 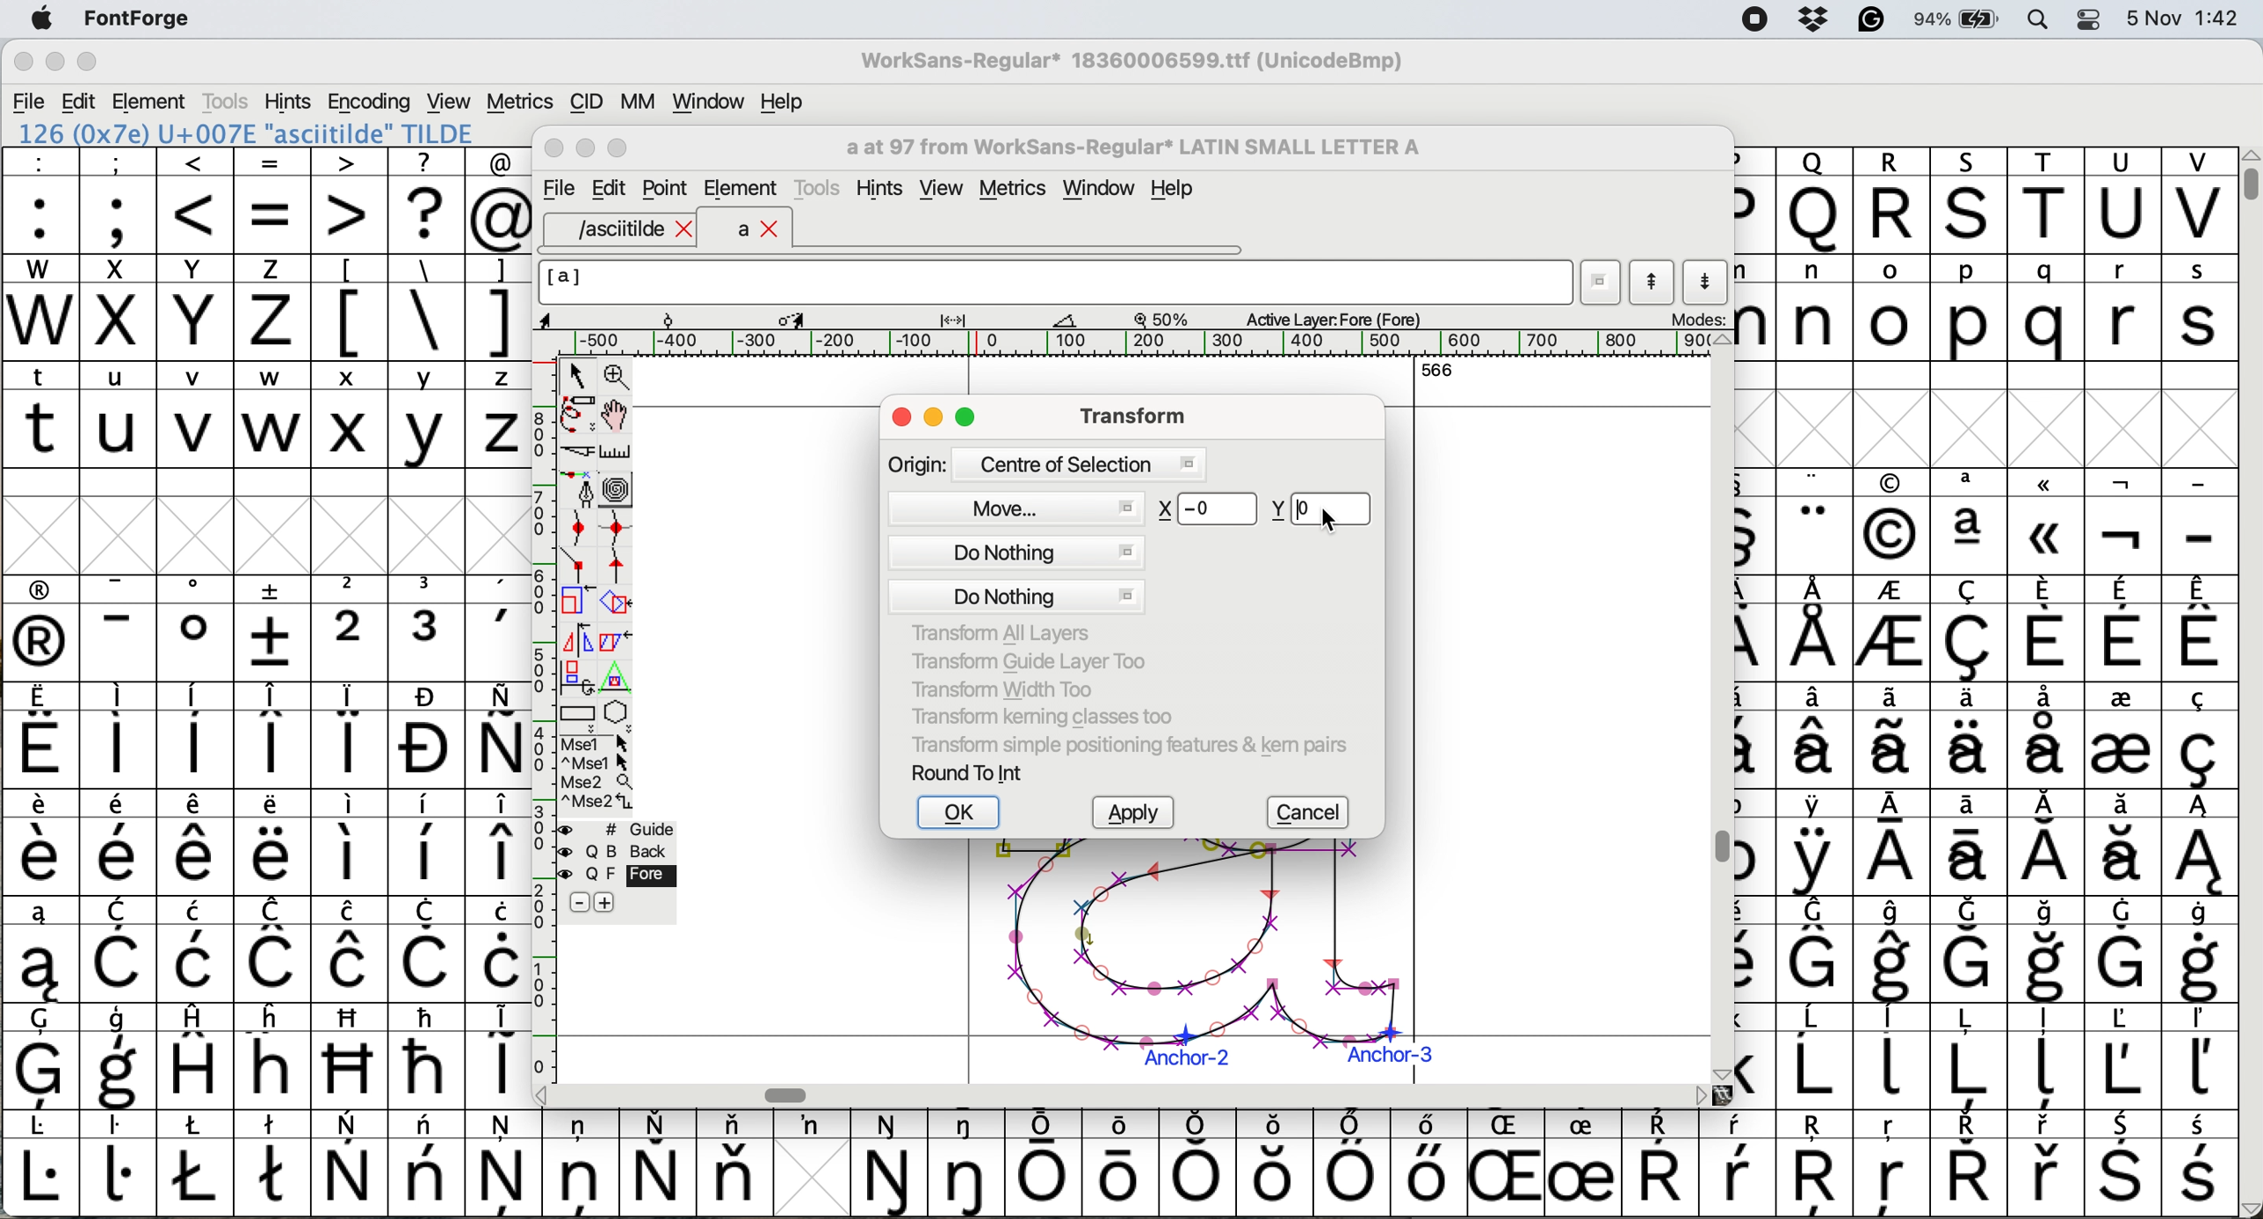 I want to click on window, so click(x=1103, y=190).